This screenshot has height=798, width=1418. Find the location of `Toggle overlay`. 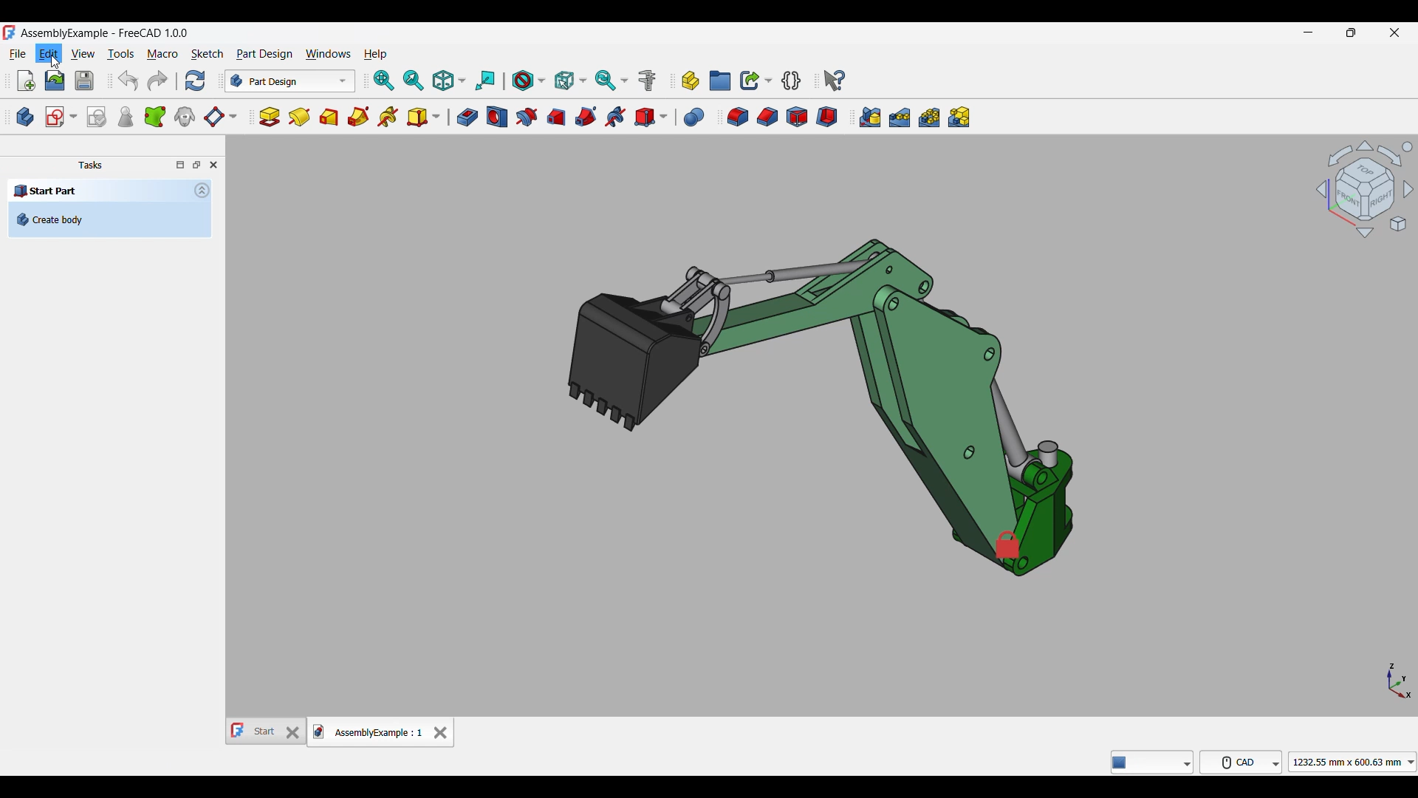

Toggle overlay is located at coordinates (180, 165).